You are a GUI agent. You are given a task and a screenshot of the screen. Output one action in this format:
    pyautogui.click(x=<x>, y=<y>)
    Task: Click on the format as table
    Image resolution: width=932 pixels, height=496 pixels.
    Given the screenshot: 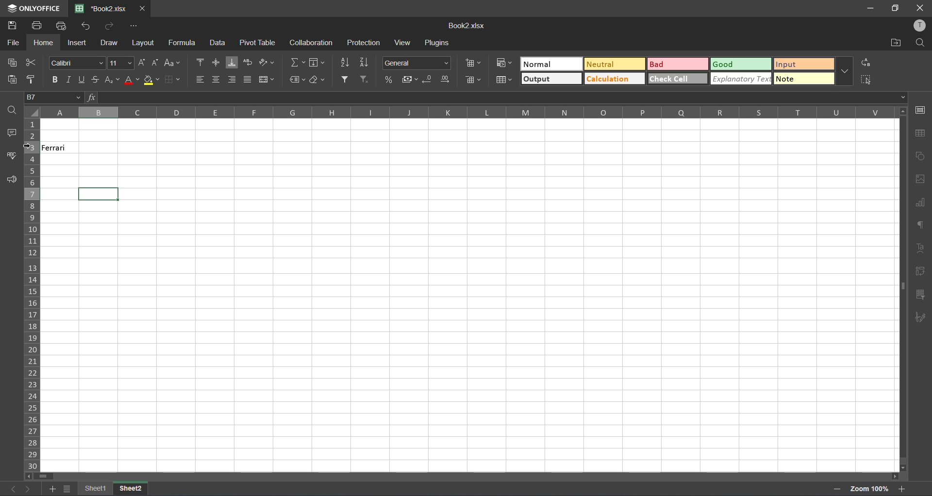 What is the action you would take?
    pyautogui.click(x=504, y=80)
    